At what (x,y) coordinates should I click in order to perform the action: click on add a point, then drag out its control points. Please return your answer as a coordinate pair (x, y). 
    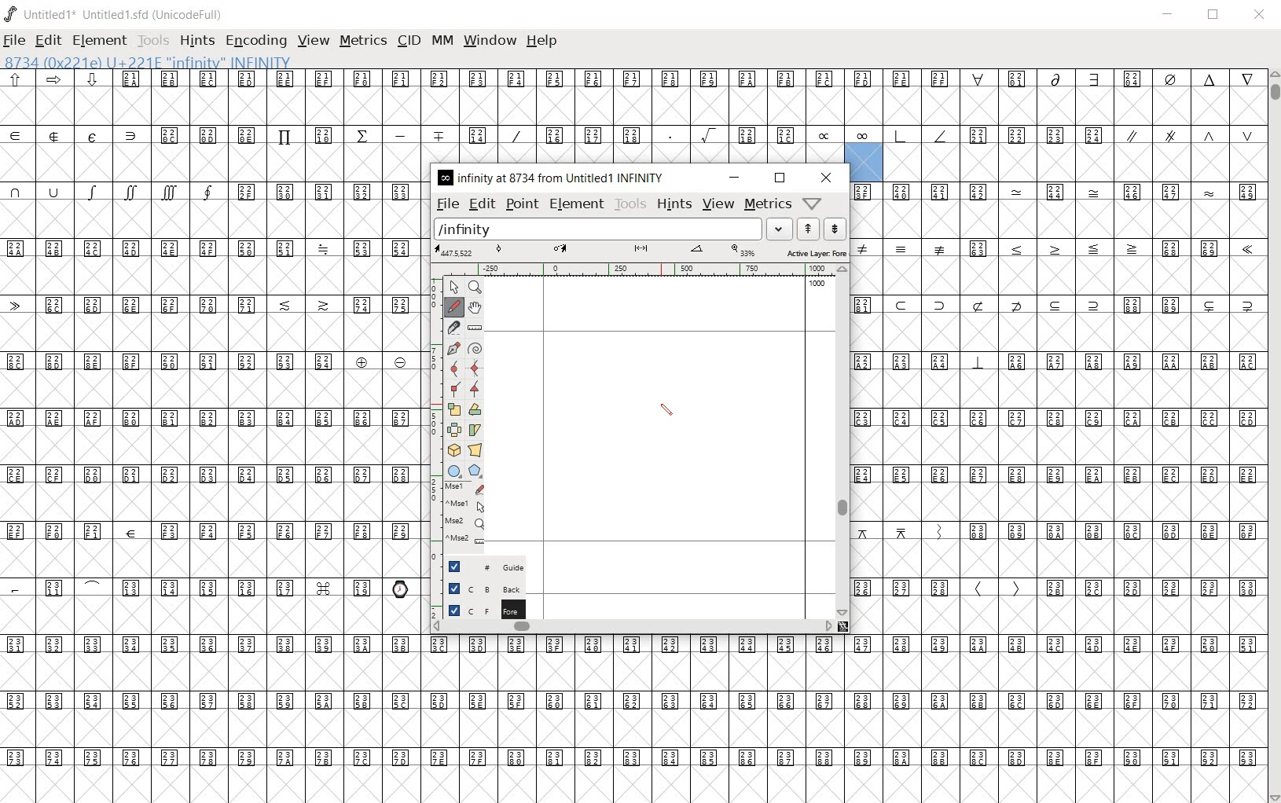
    Looking at the image, I should click on (453, 348).